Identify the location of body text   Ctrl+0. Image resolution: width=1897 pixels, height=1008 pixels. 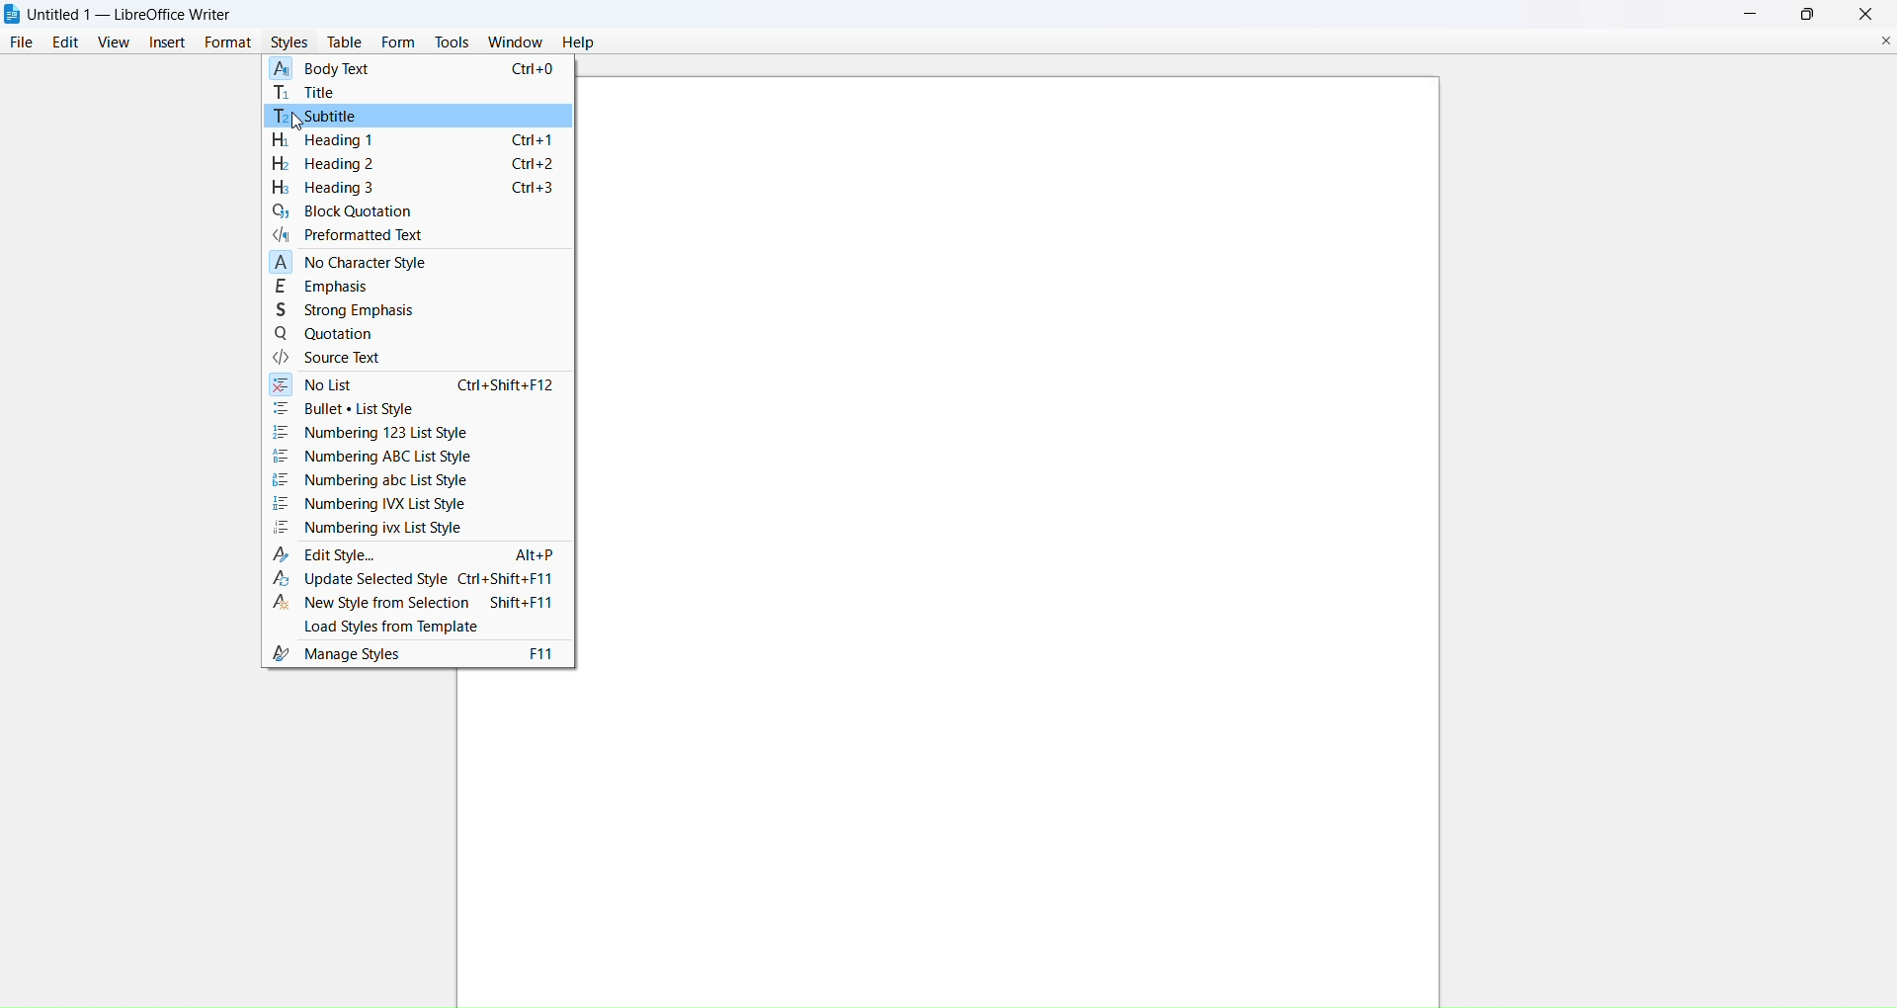
(415, 69).